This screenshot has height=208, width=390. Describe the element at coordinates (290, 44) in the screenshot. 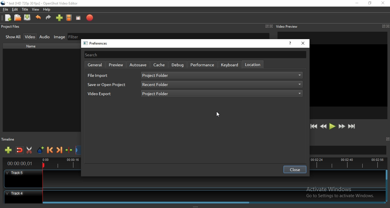

I see `help` at that location.